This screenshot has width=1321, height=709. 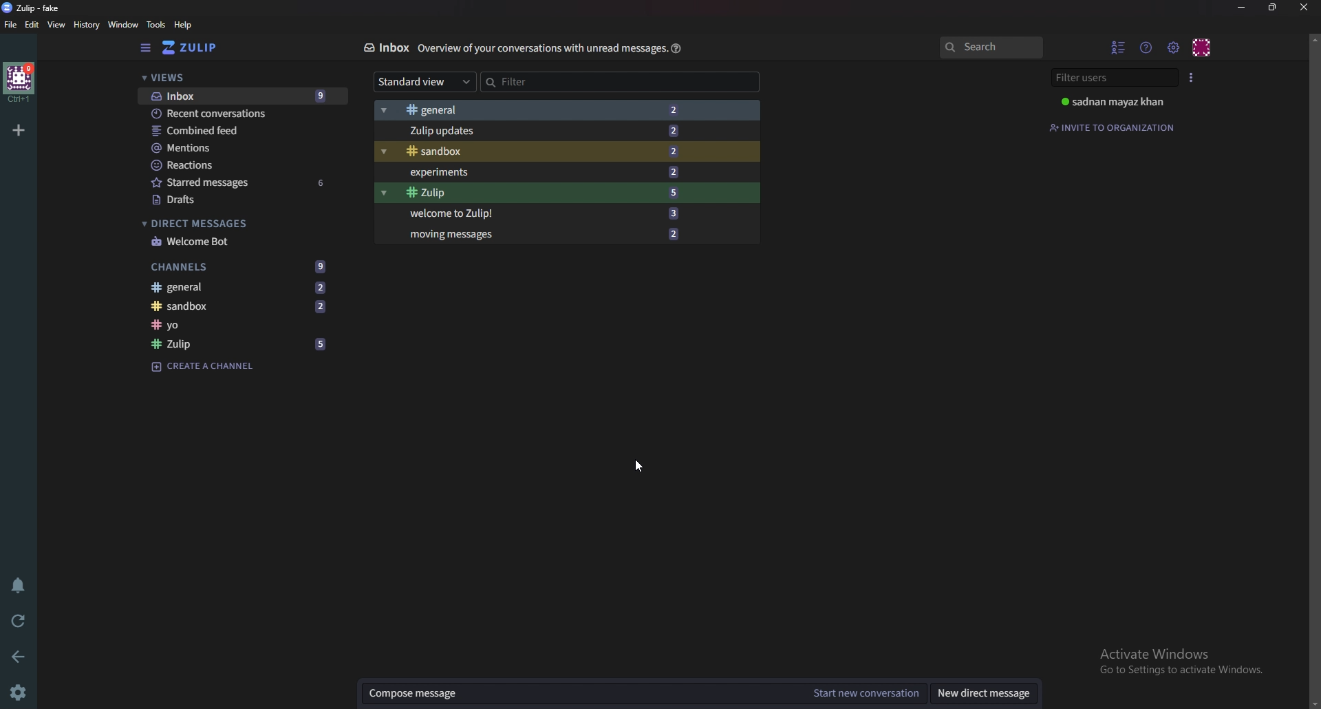 I want to click on Sandbox, so click(x=550, y=151).